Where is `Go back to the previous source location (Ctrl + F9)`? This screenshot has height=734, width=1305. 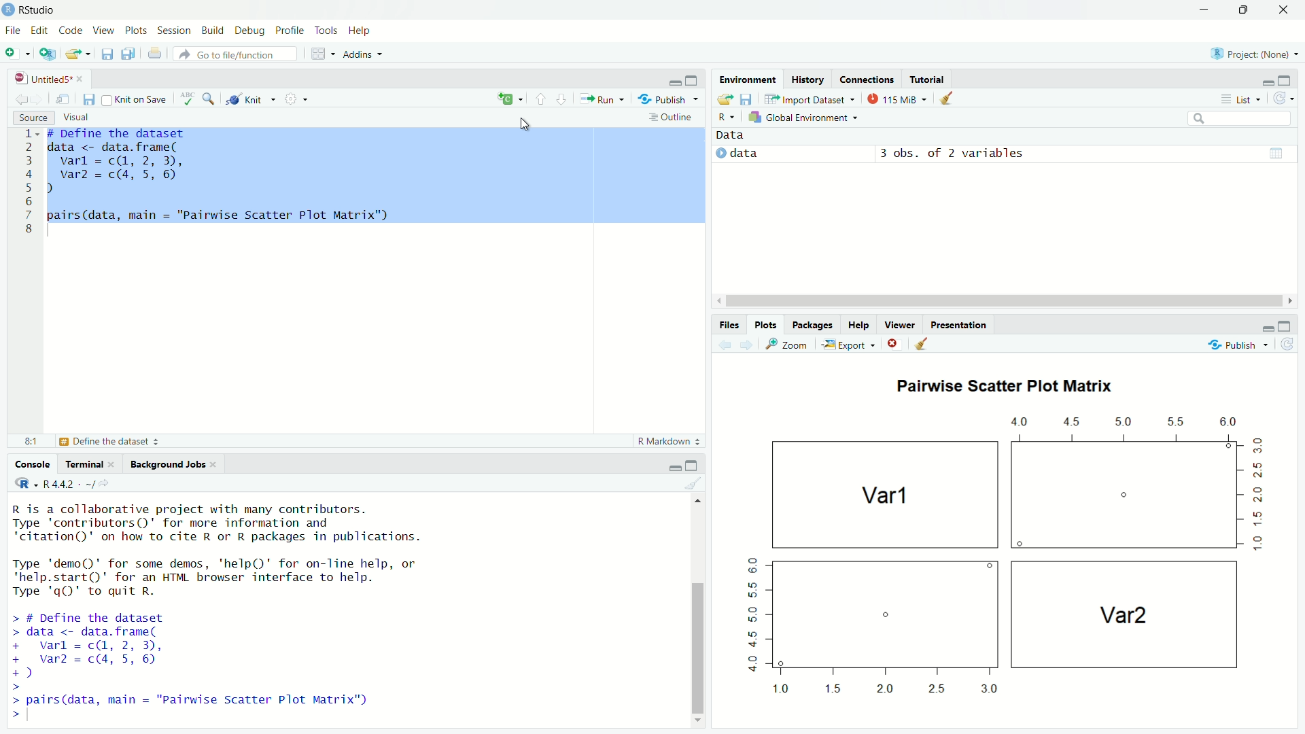
Go back to the previous source location (Ctrl + F9) is located at coordinates (22, 97).